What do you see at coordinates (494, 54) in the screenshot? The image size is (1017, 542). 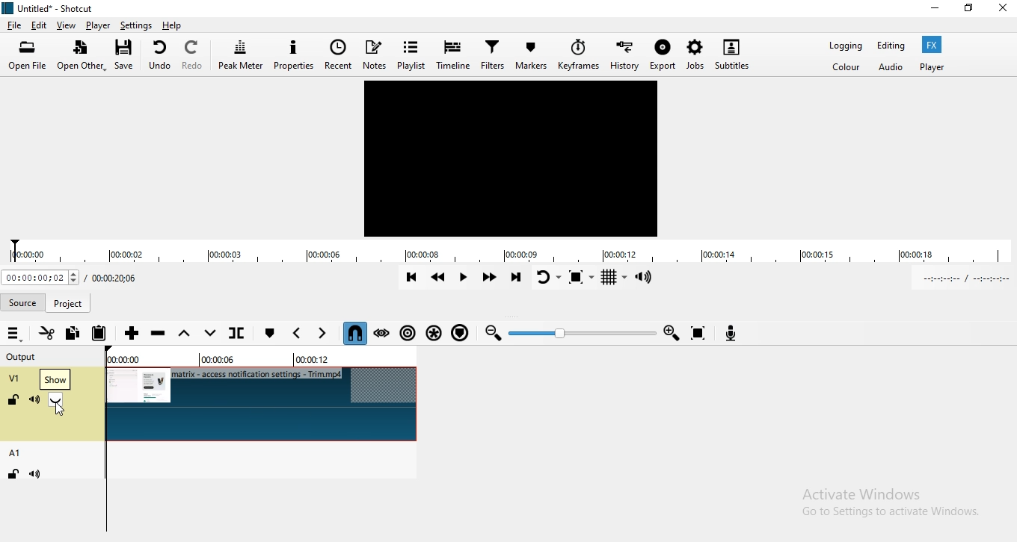 I see `Filters` at bounding box center [494, 54].